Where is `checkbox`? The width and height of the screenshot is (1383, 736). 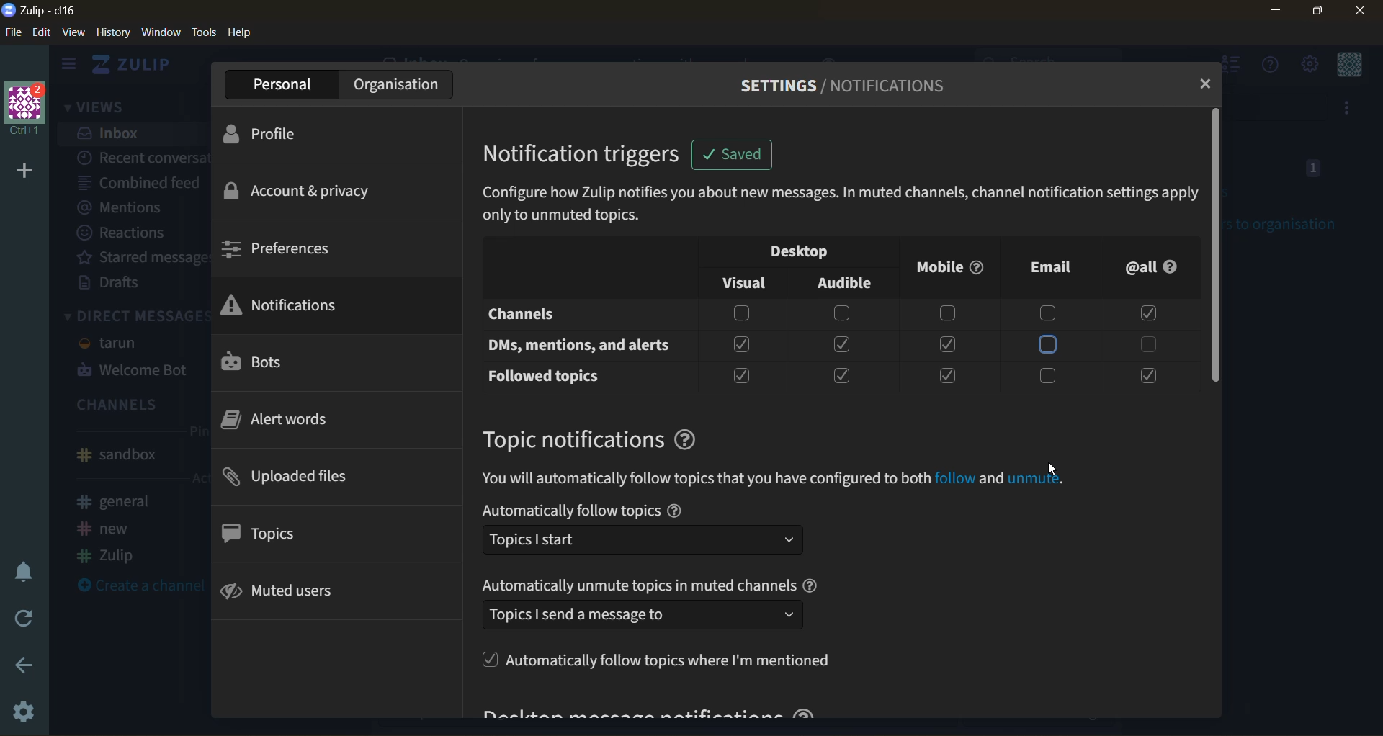 checkbox is located at coordinates (1146, 315).